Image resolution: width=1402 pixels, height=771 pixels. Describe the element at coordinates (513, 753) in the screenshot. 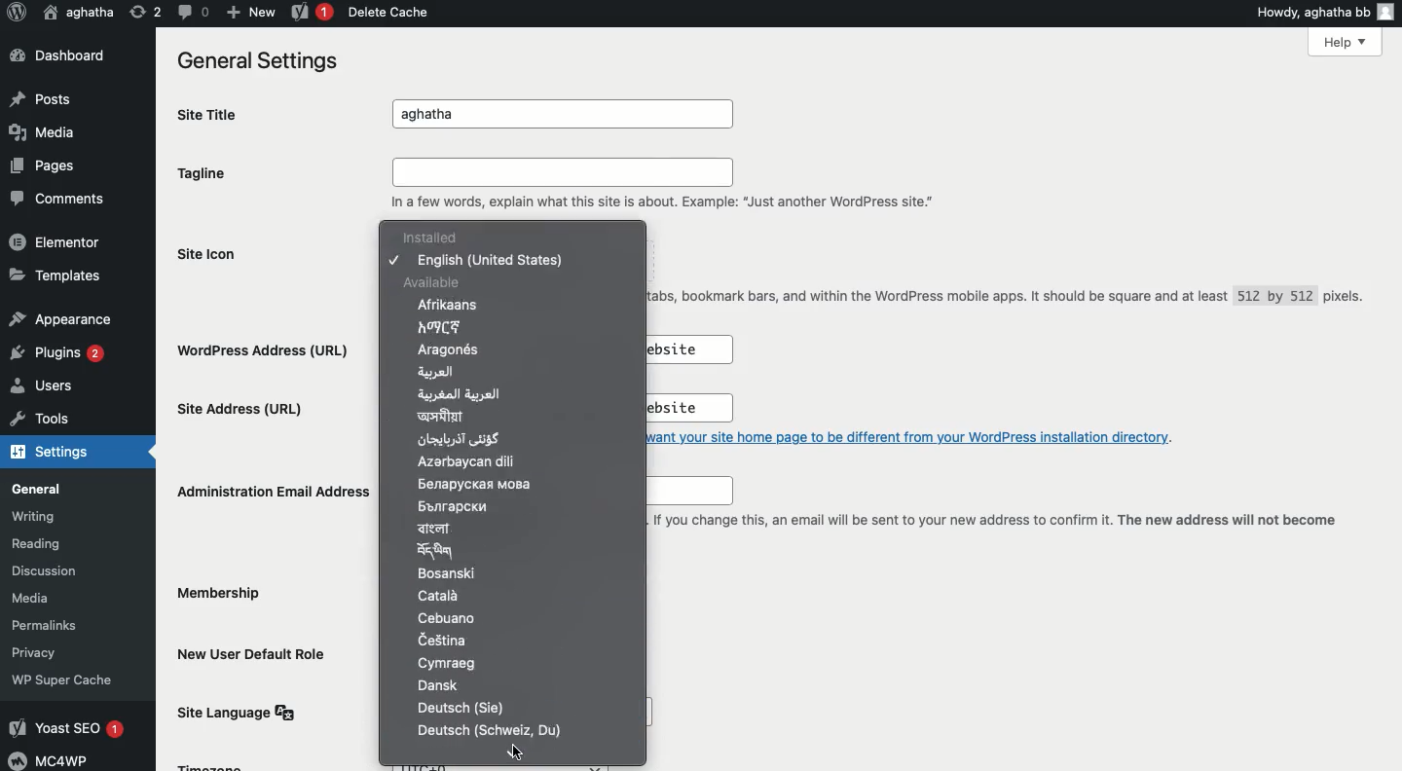

I see `Cursor` at that location.